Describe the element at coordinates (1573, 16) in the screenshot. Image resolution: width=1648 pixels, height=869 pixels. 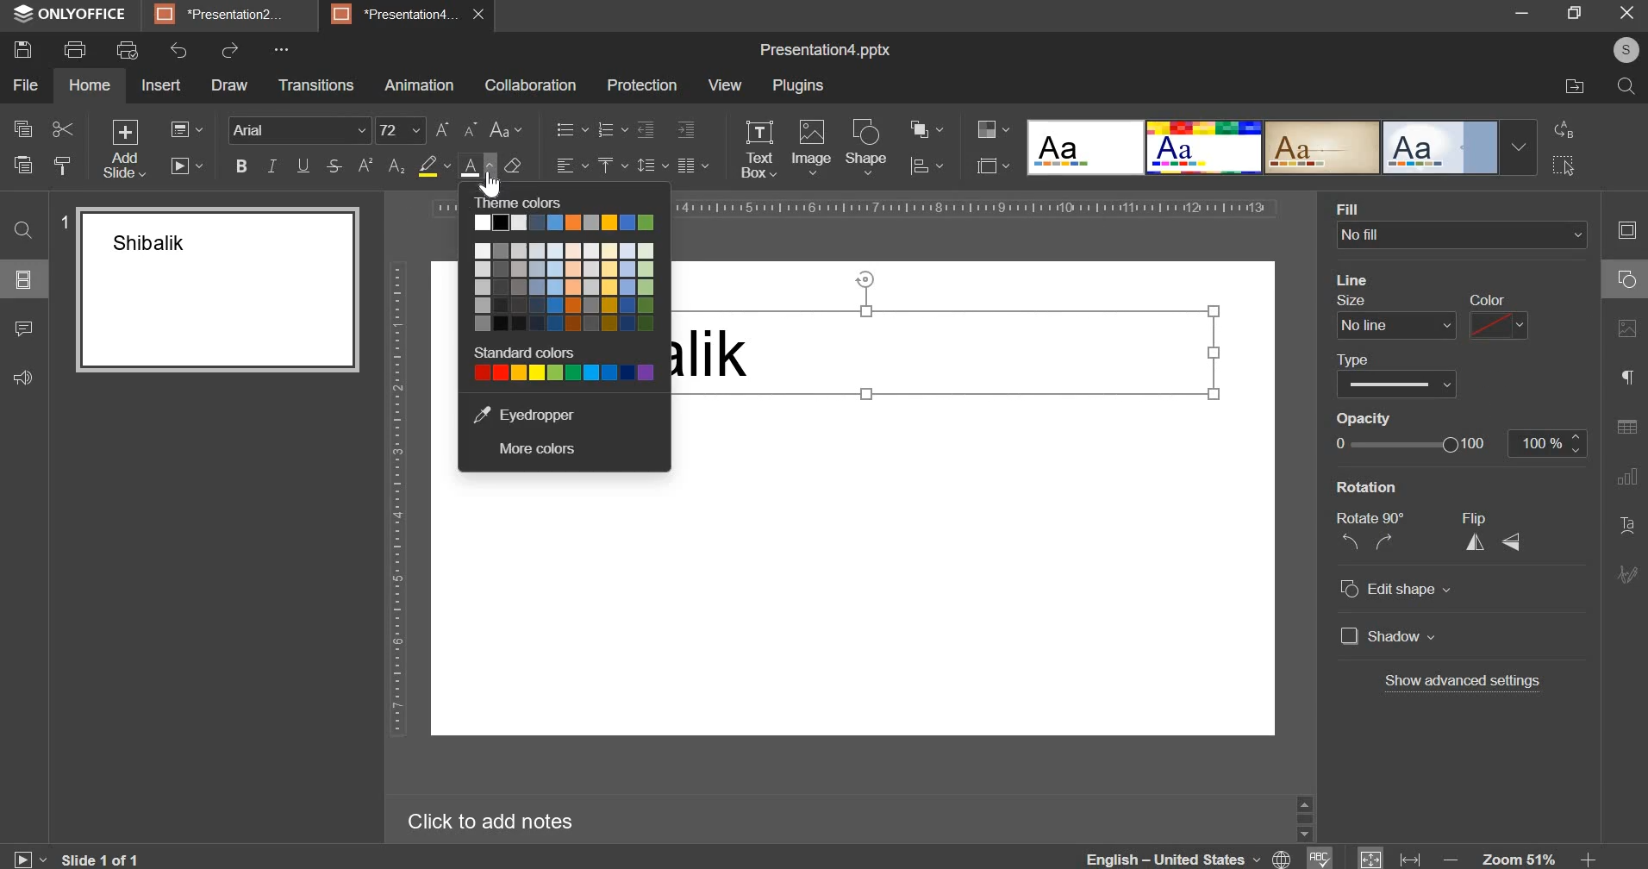
I see `Minimise` at that location.